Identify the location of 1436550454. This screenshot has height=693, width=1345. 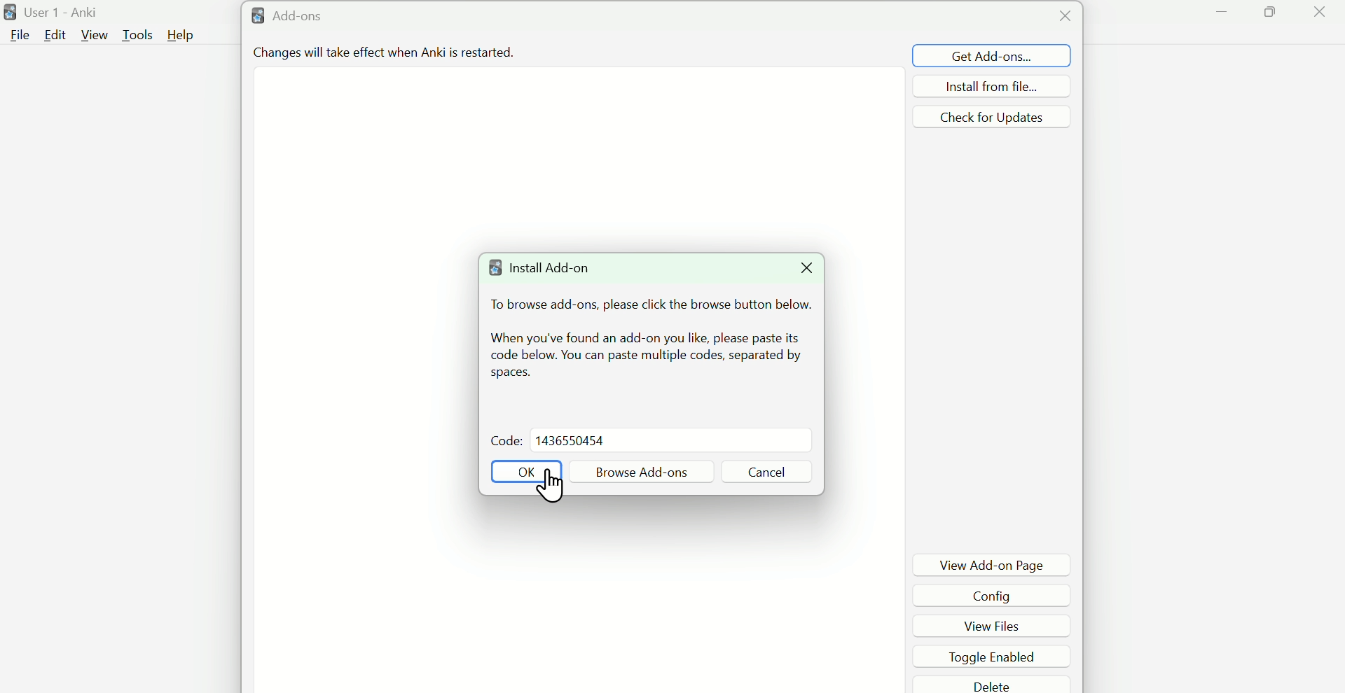
(571, 440).